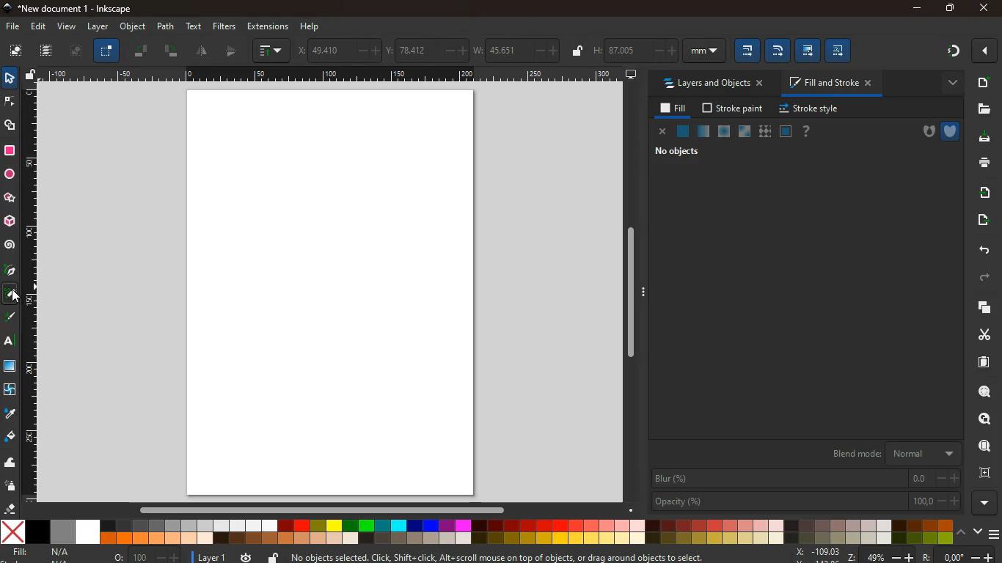  Describe the element at coordinates (811, 109) in the screenshot. I see `stroke style` at that location.